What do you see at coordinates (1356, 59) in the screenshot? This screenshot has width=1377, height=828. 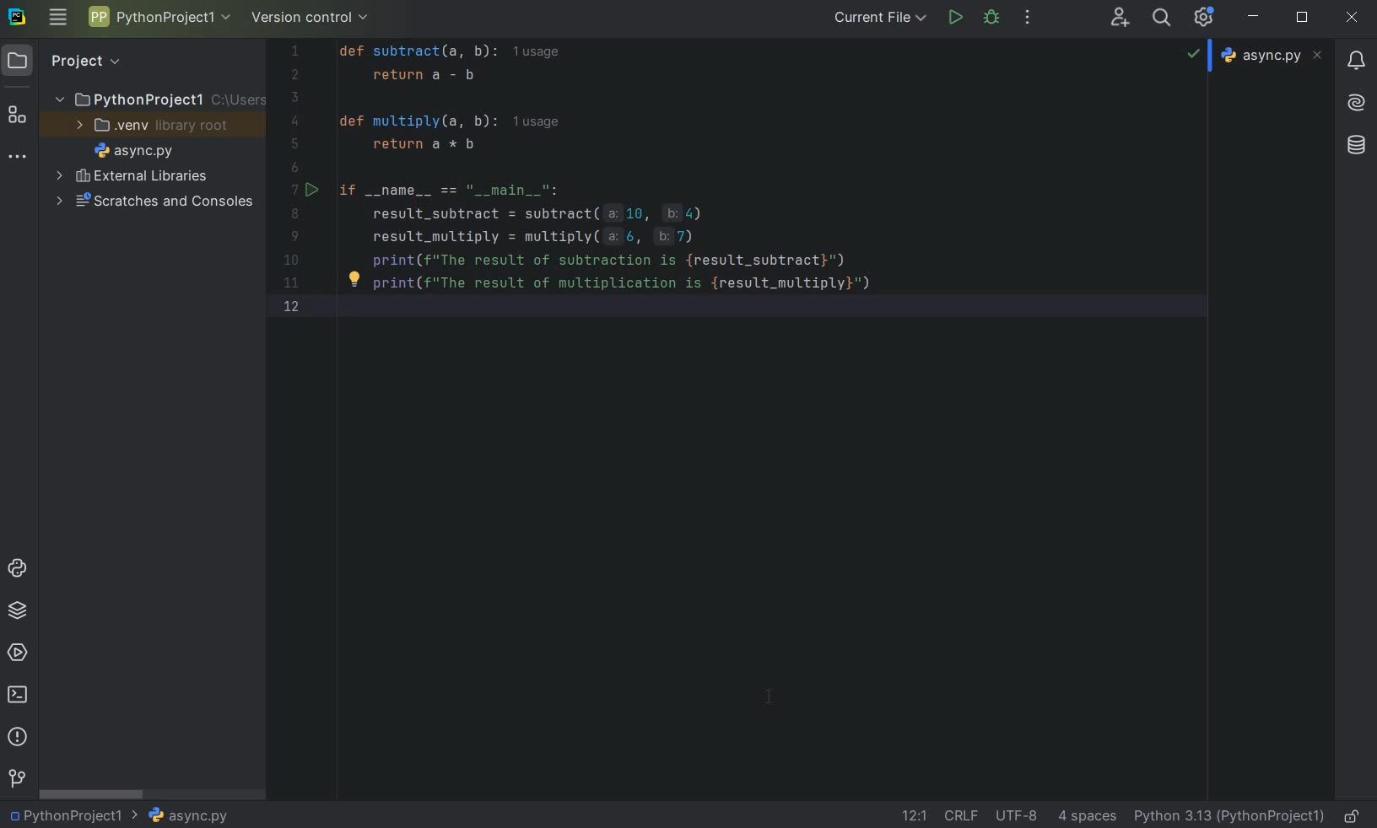 I see `updates` at bounding box center [1356, 59].